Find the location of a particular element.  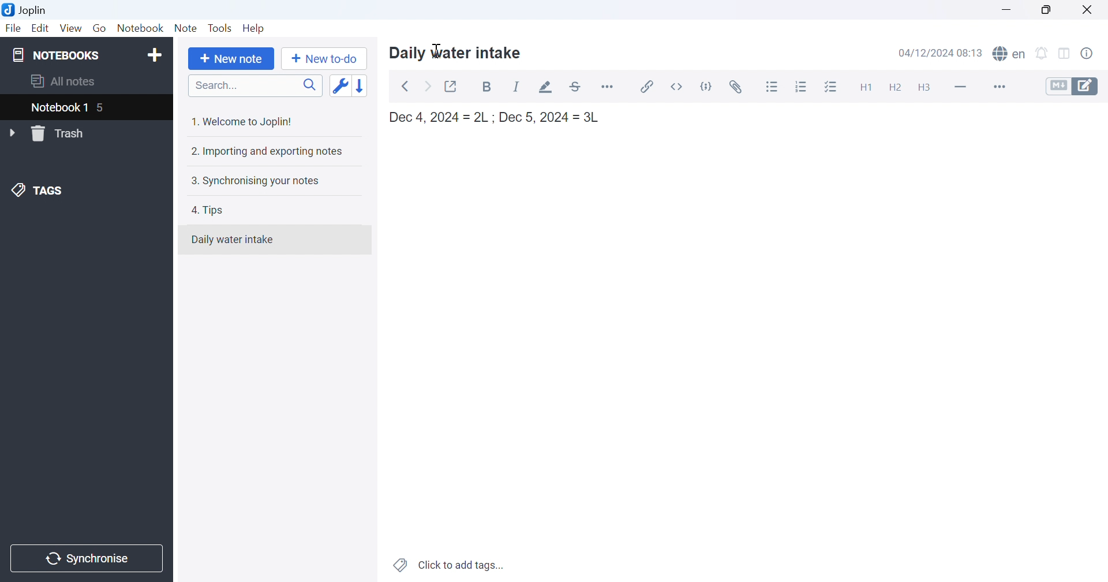

NOTEBOOKS is located at coordinates (58, 55).